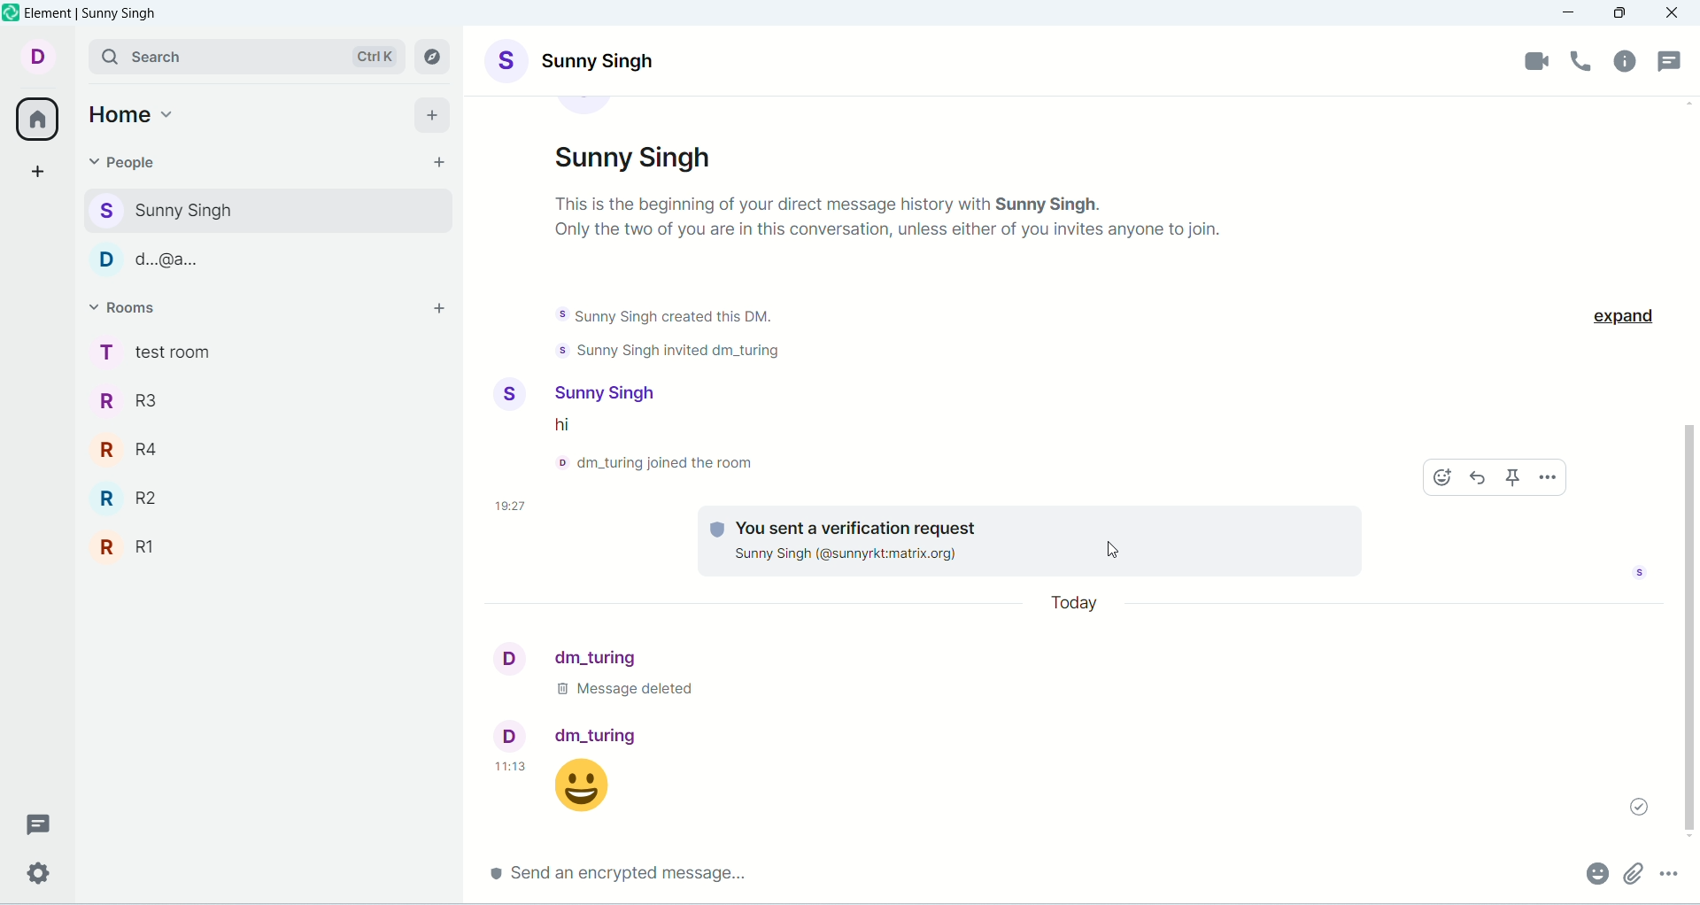 The width and height of the screenshot is (1700, 905). Describe the element at coordinates (1625, 66) in the screenshot. I see `room info` at that location.